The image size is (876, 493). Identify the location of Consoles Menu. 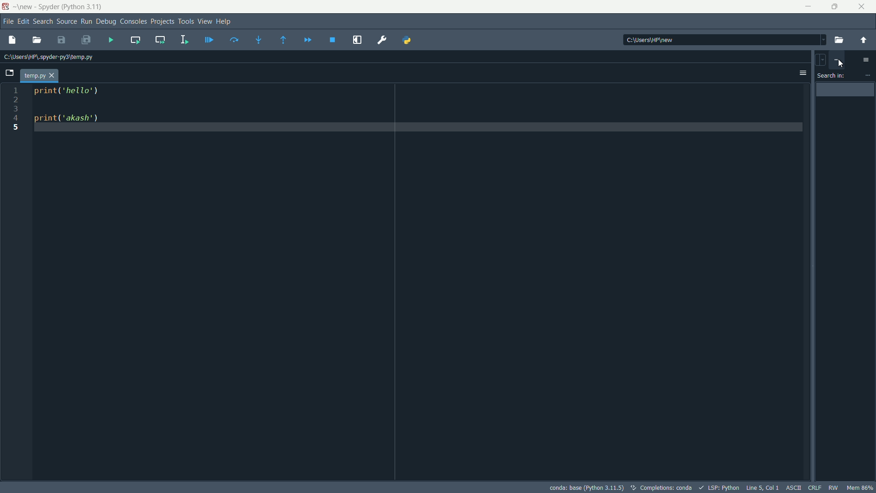
(131, 22).